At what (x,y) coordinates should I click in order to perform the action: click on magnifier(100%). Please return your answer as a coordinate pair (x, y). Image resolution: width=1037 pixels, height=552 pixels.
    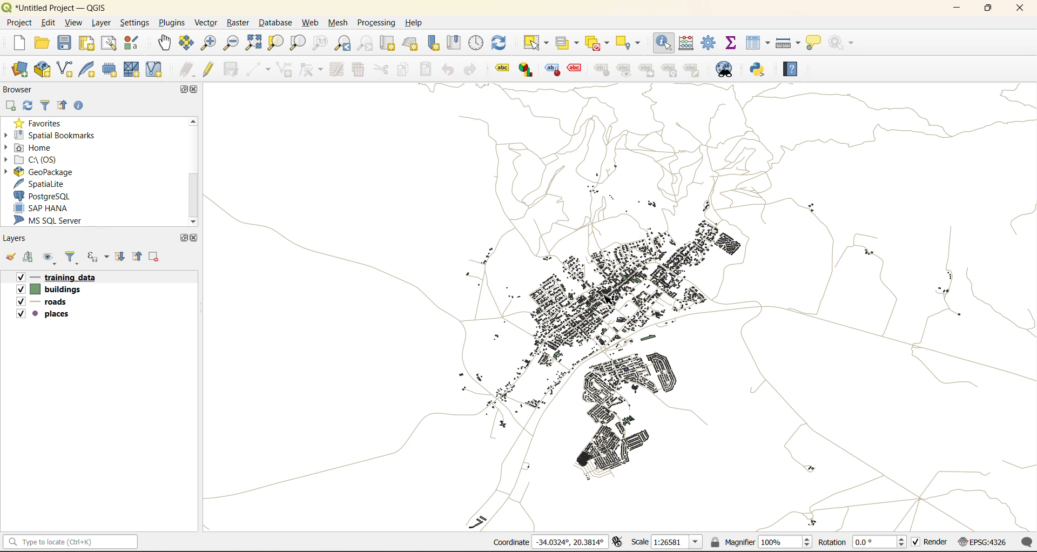
    Looking at the image, I should click on (759, 542).